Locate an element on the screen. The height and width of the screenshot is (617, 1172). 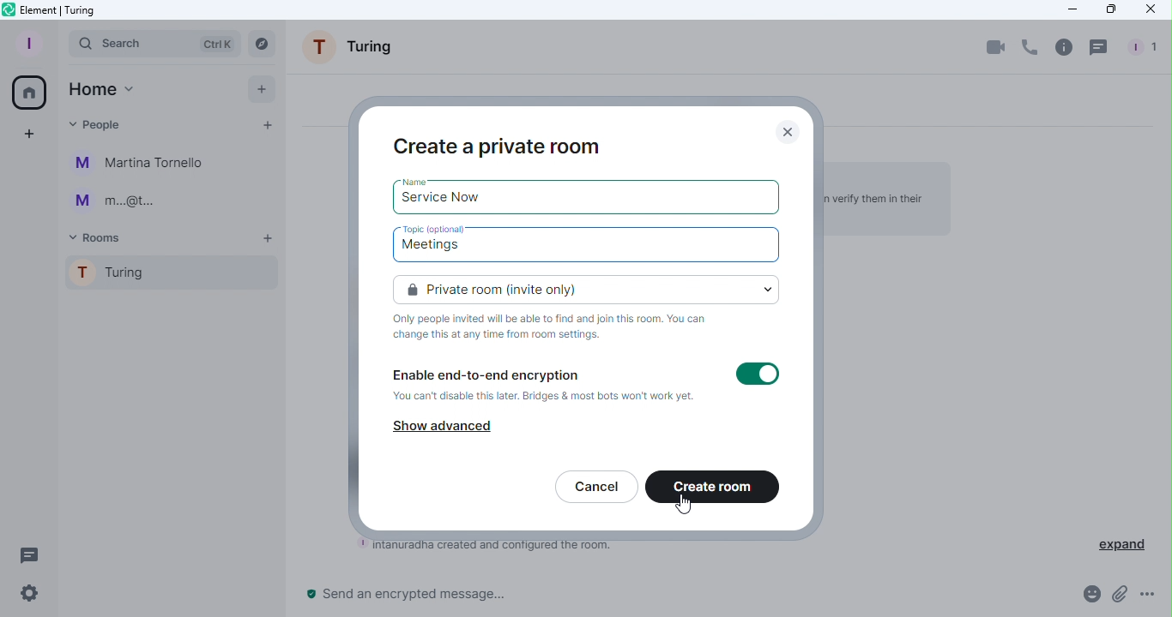
Video call is located at coordinates (996, 46).